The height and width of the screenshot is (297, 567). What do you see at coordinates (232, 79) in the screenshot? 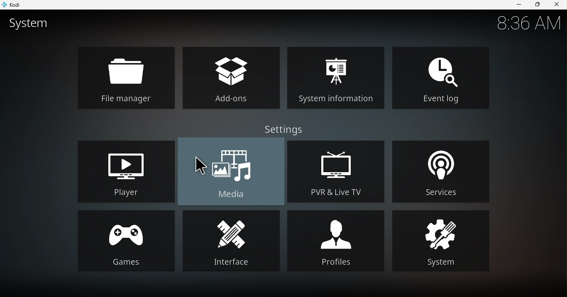
I see `Add-ons` at bounding box center [232, 79].